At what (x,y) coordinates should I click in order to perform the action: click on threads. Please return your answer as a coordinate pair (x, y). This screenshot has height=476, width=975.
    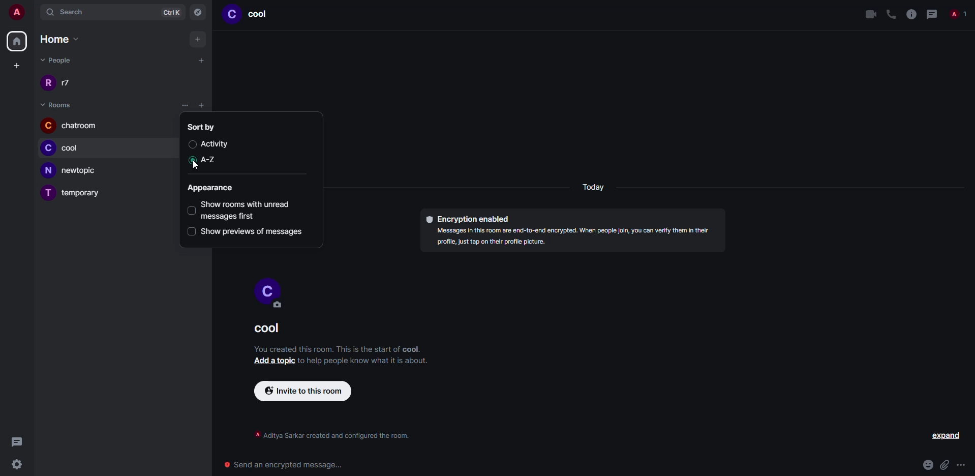
    Looking at the image, I should click on (931, 14).